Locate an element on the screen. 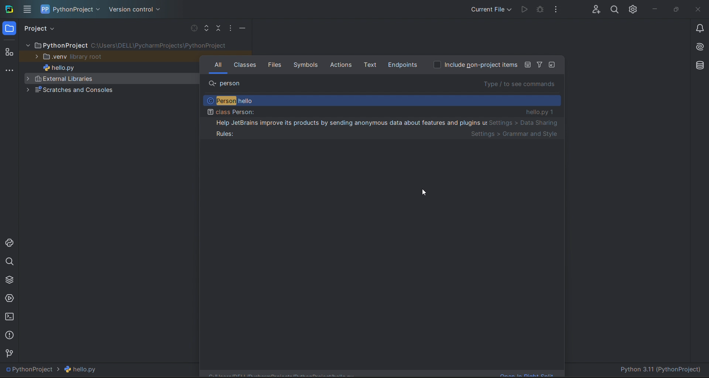 Image resolution: width=709 pixels, height=378 pixels. structur is located at coordinates (10, 52).